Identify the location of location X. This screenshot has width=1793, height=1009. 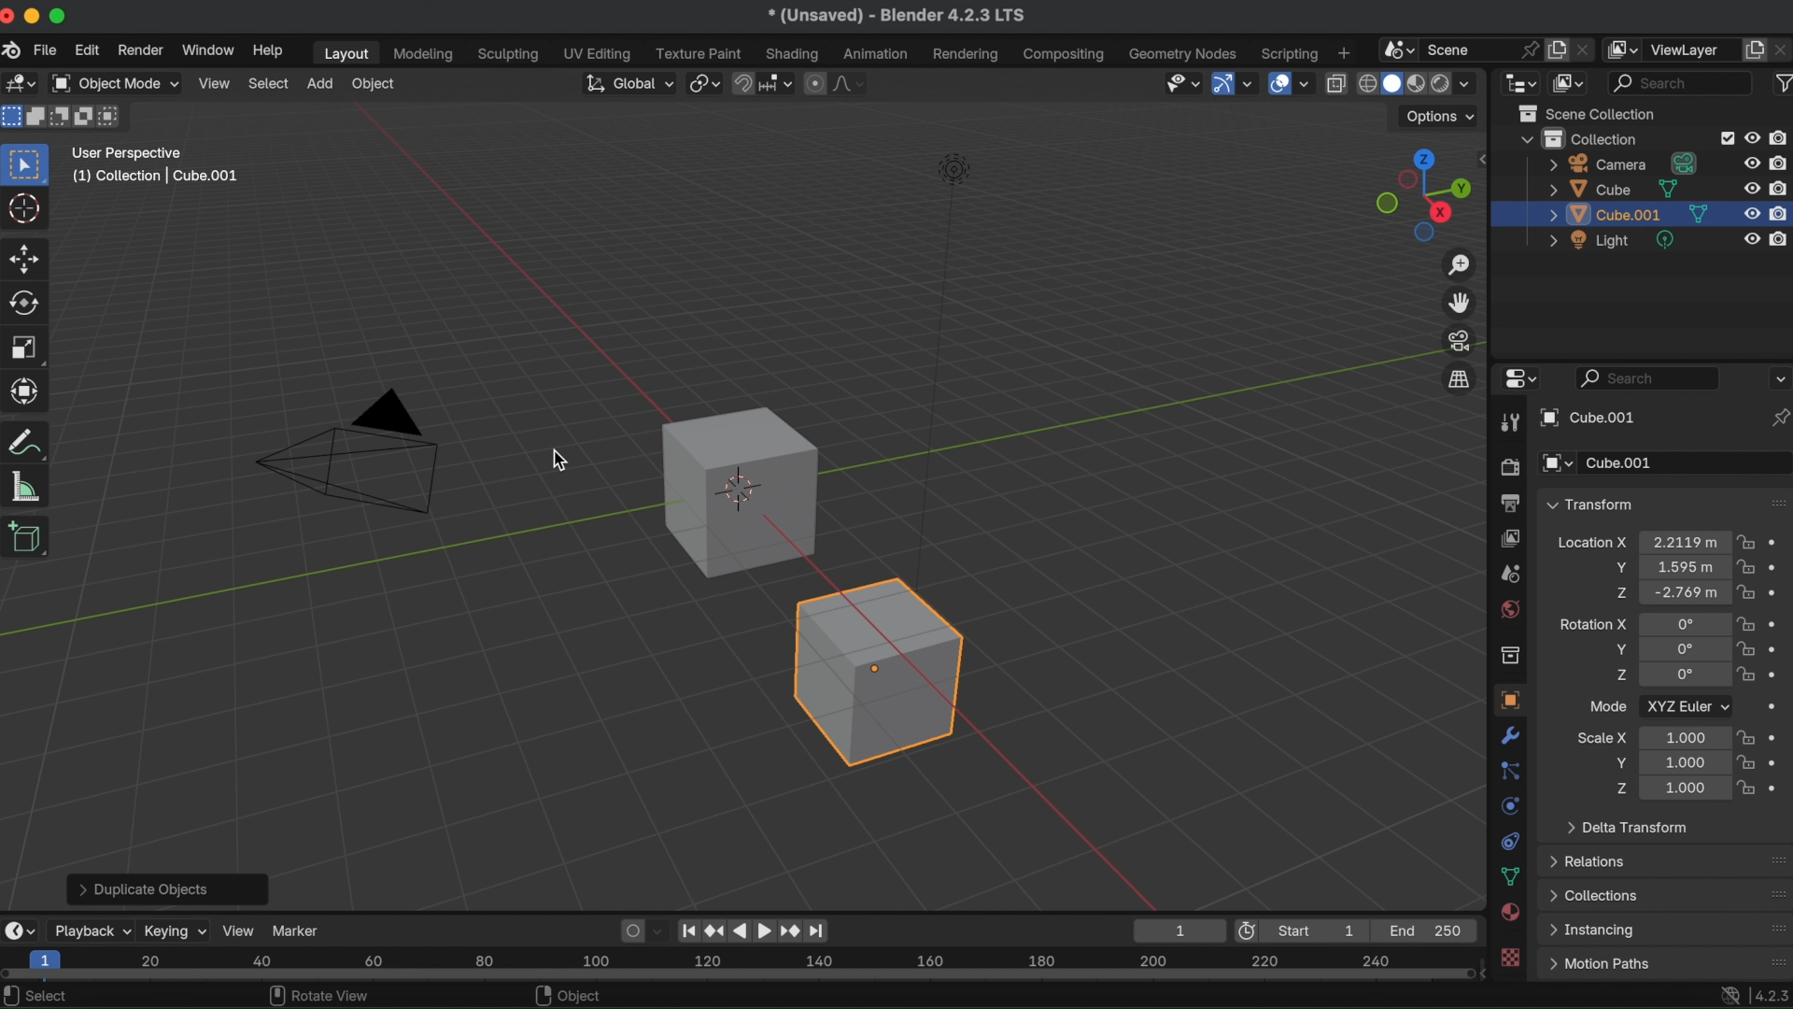
(1591, 545).